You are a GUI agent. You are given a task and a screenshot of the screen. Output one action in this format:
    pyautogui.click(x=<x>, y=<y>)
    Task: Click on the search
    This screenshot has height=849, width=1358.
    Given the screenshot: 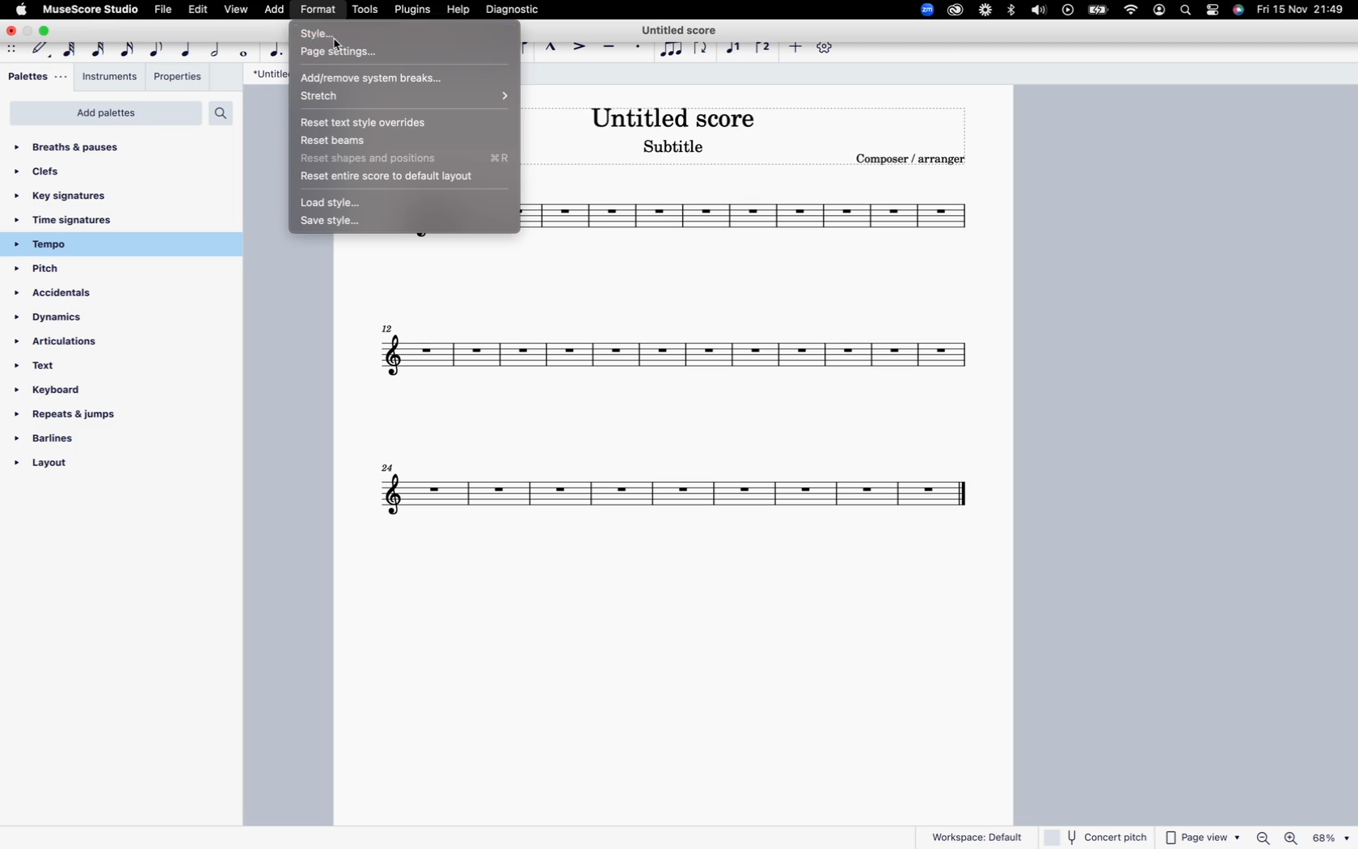 What is the action you would take?
    pyautogui.click(x=220, y=112)
    